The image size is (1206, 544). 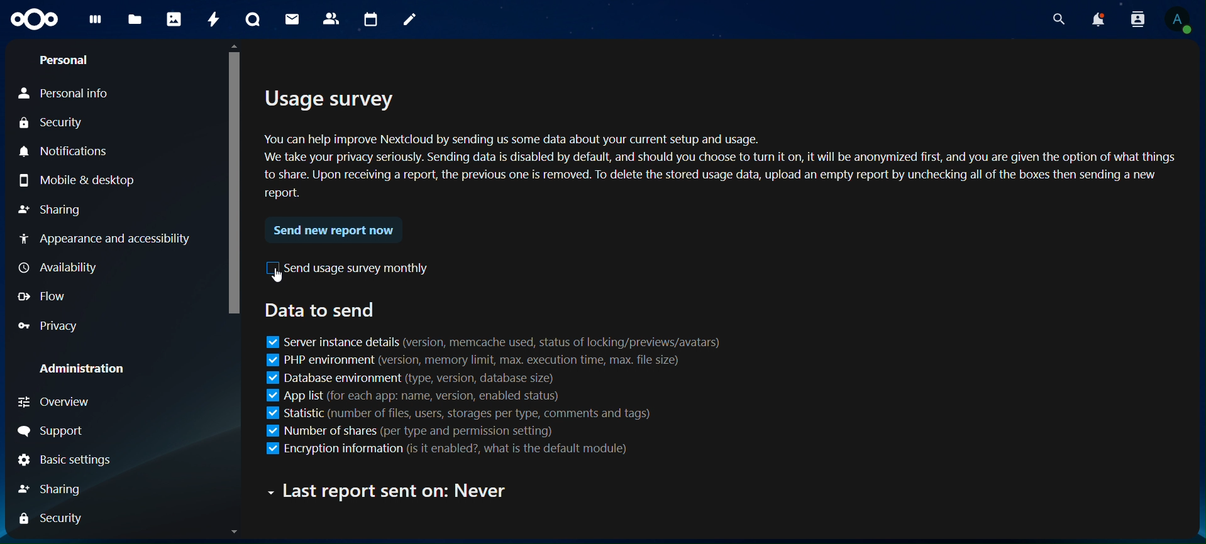 I want to click on contacts, so click(x=331, y=19).